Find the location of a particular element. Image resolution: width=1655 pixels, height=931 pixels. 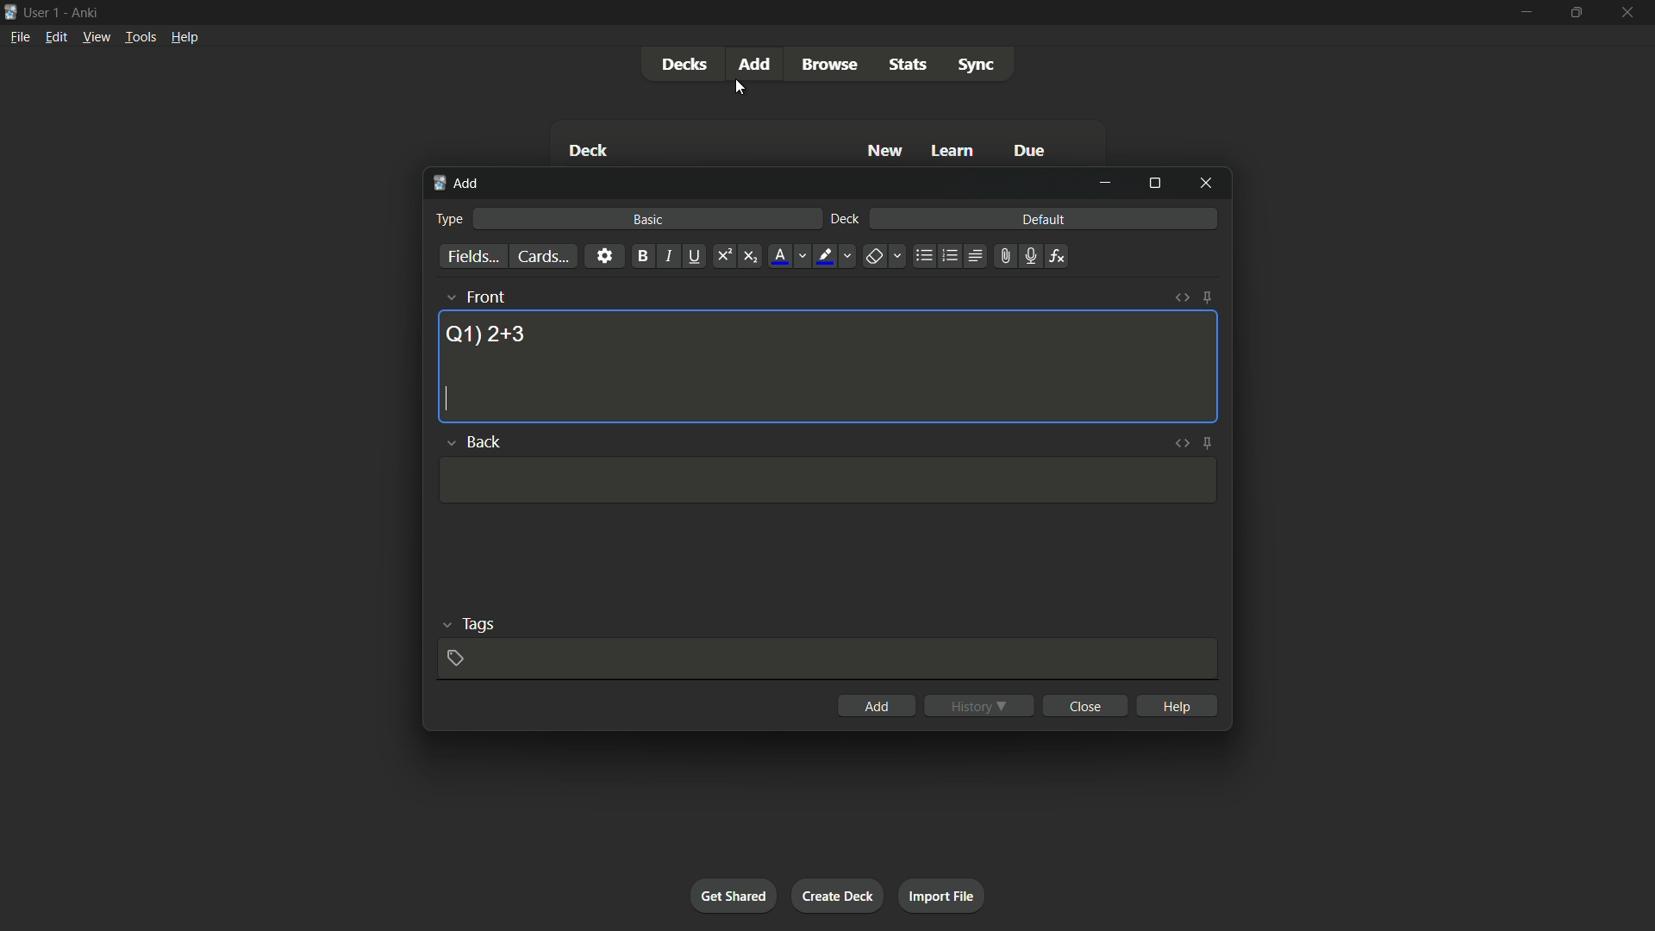

highlight text is located at coordinates (822, 257).